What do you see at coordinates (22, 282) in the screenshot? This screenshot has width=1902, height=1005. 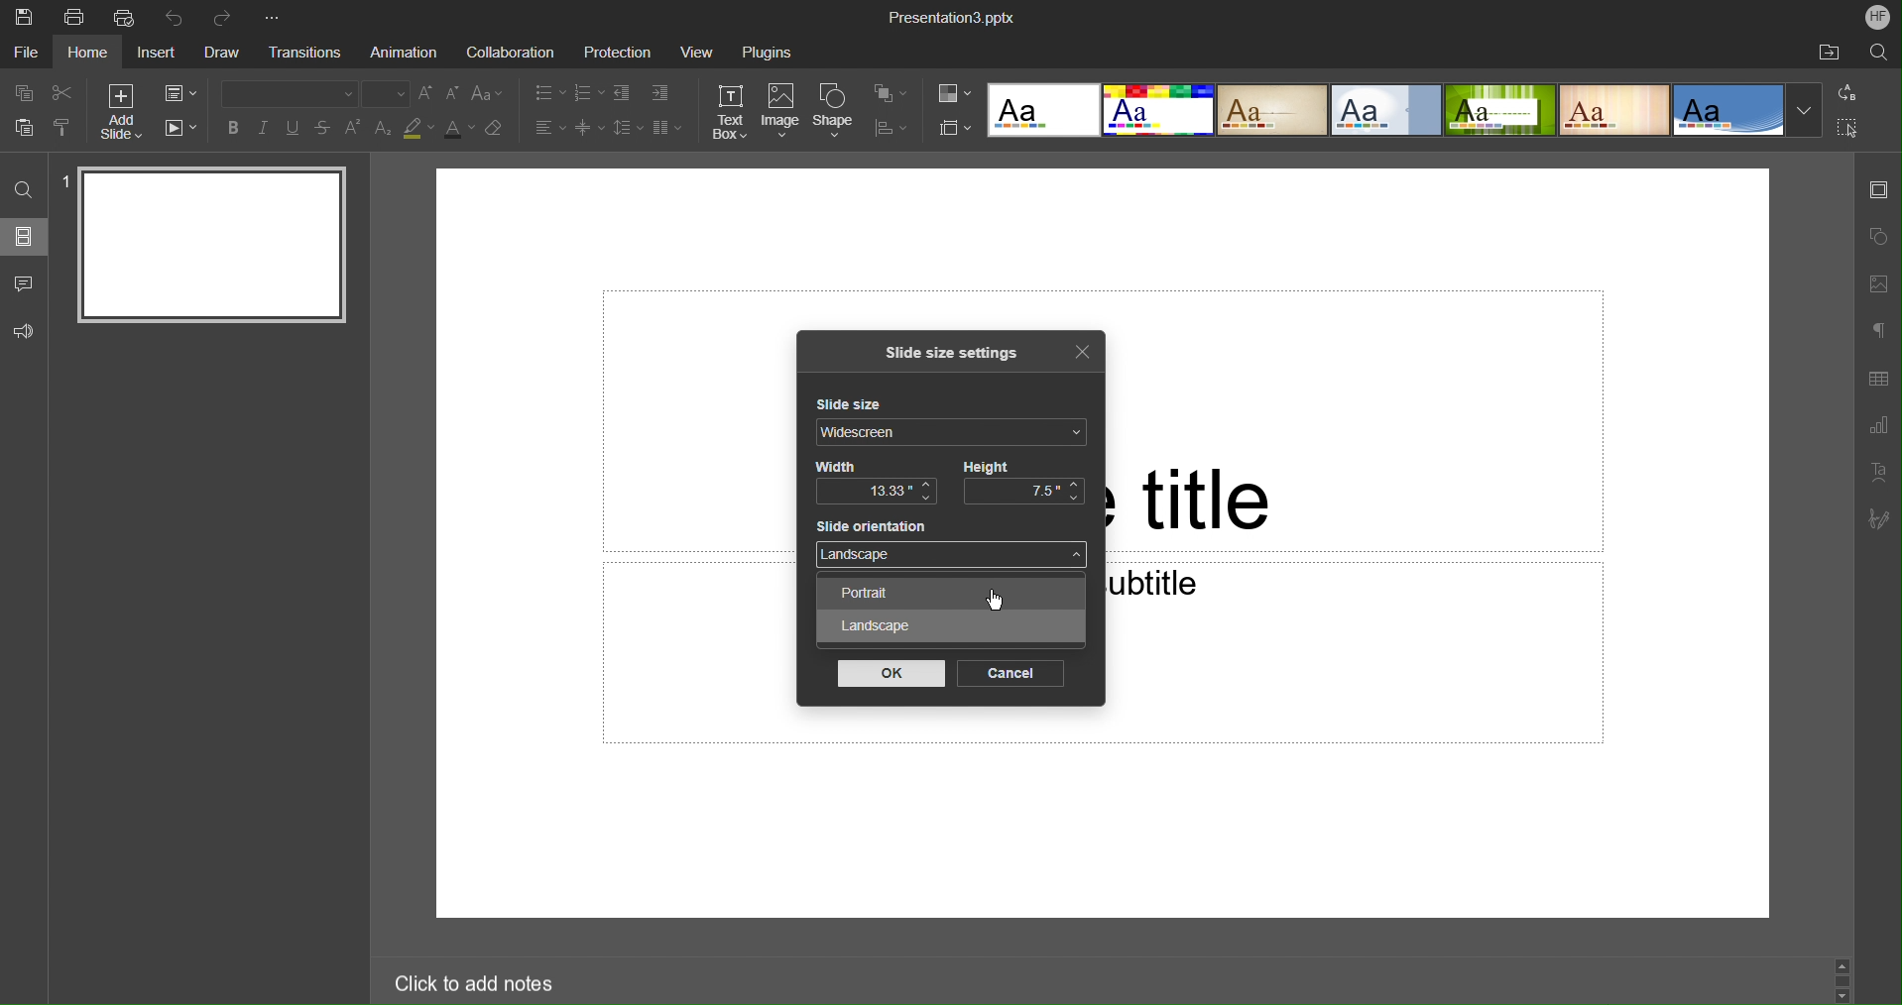 I see `Comments` at bounding box center [22, 282].